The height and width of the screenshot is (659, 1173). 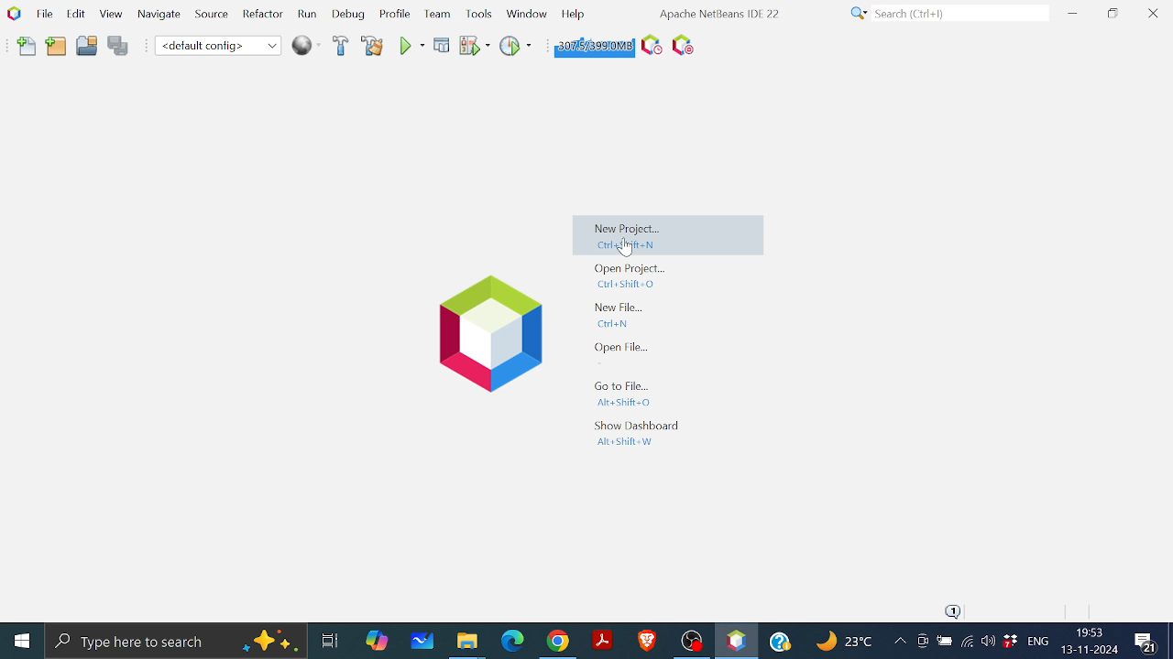 What do you see at coordinates (467, 643) in the screenshot?
I see `Files` at bounding box center [467, 643].